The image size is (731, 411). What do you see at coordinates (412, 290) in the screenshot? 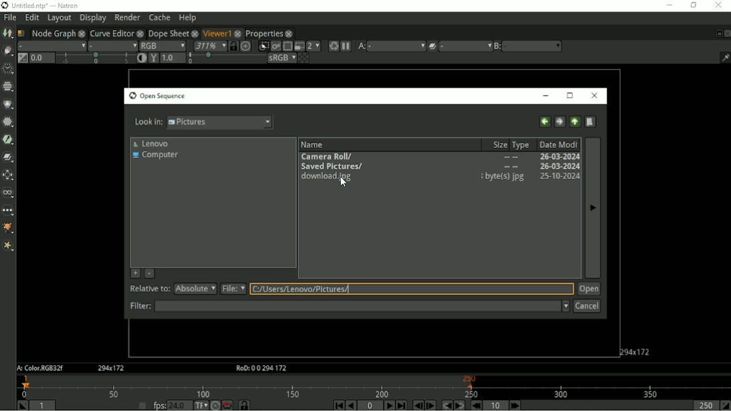
I see `Relative to` at bounding box center [412, 290].